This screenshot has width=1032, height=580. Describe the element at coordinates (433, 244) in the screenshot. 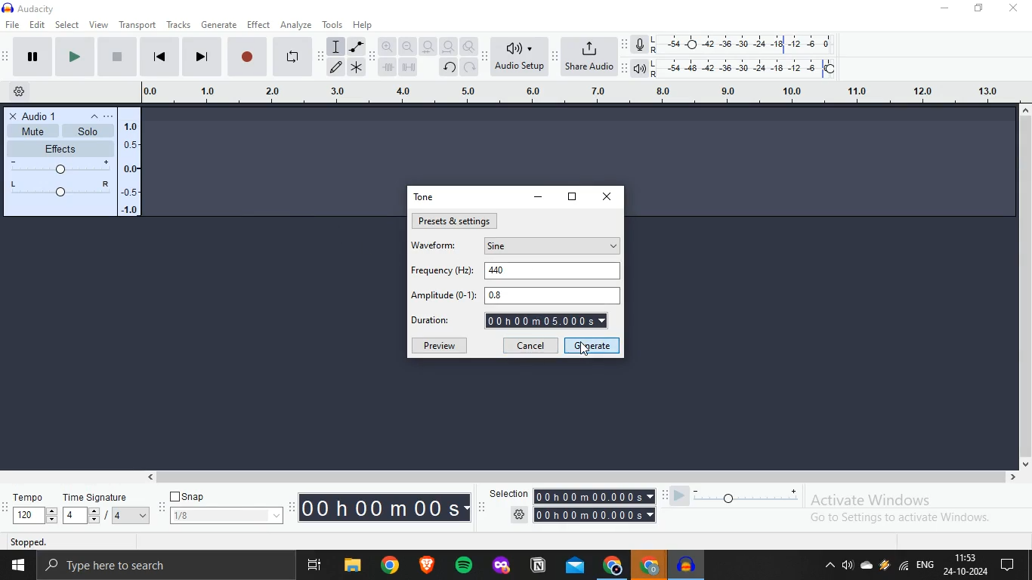

I see `Waveform` at that location.